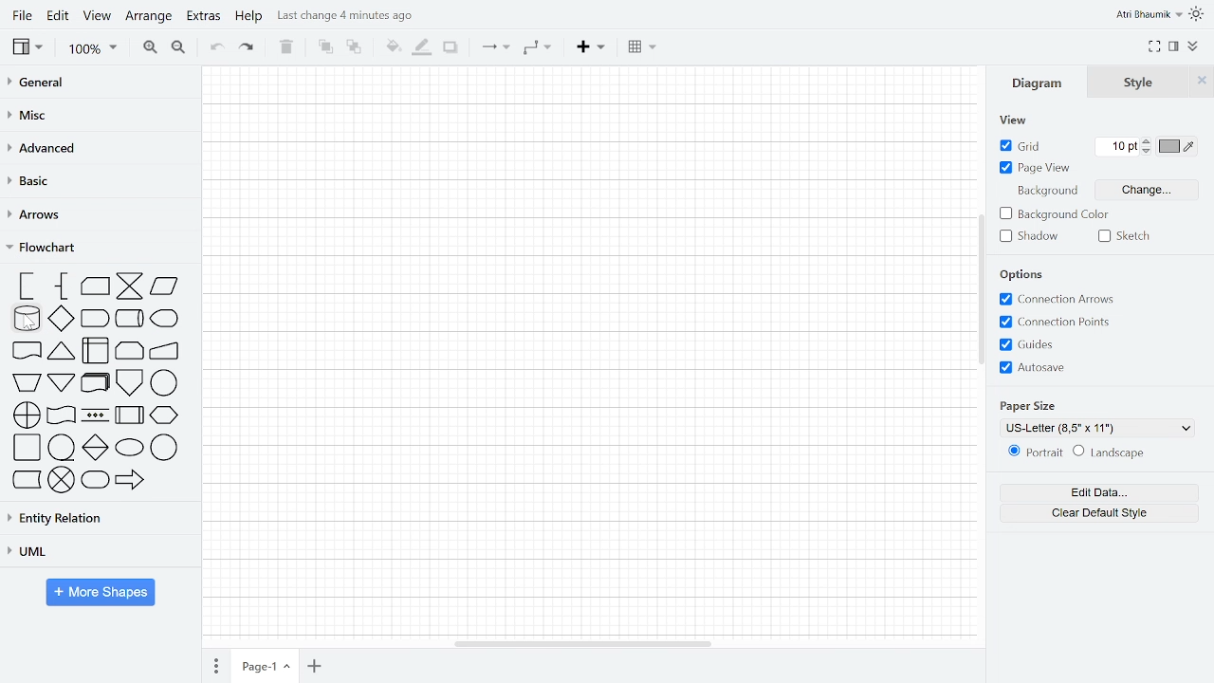 The image size is (1214, 683). I want to click on Zoom, so click(91, 49).